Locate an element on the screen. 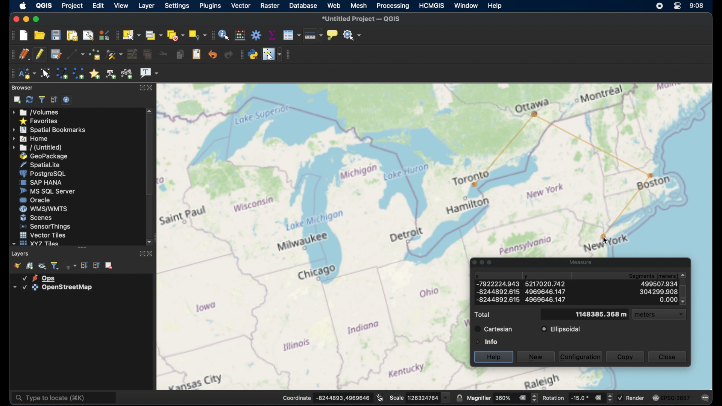 The width and height of the screenshot is (722, 406). python console is located at coordinates (253, 53).